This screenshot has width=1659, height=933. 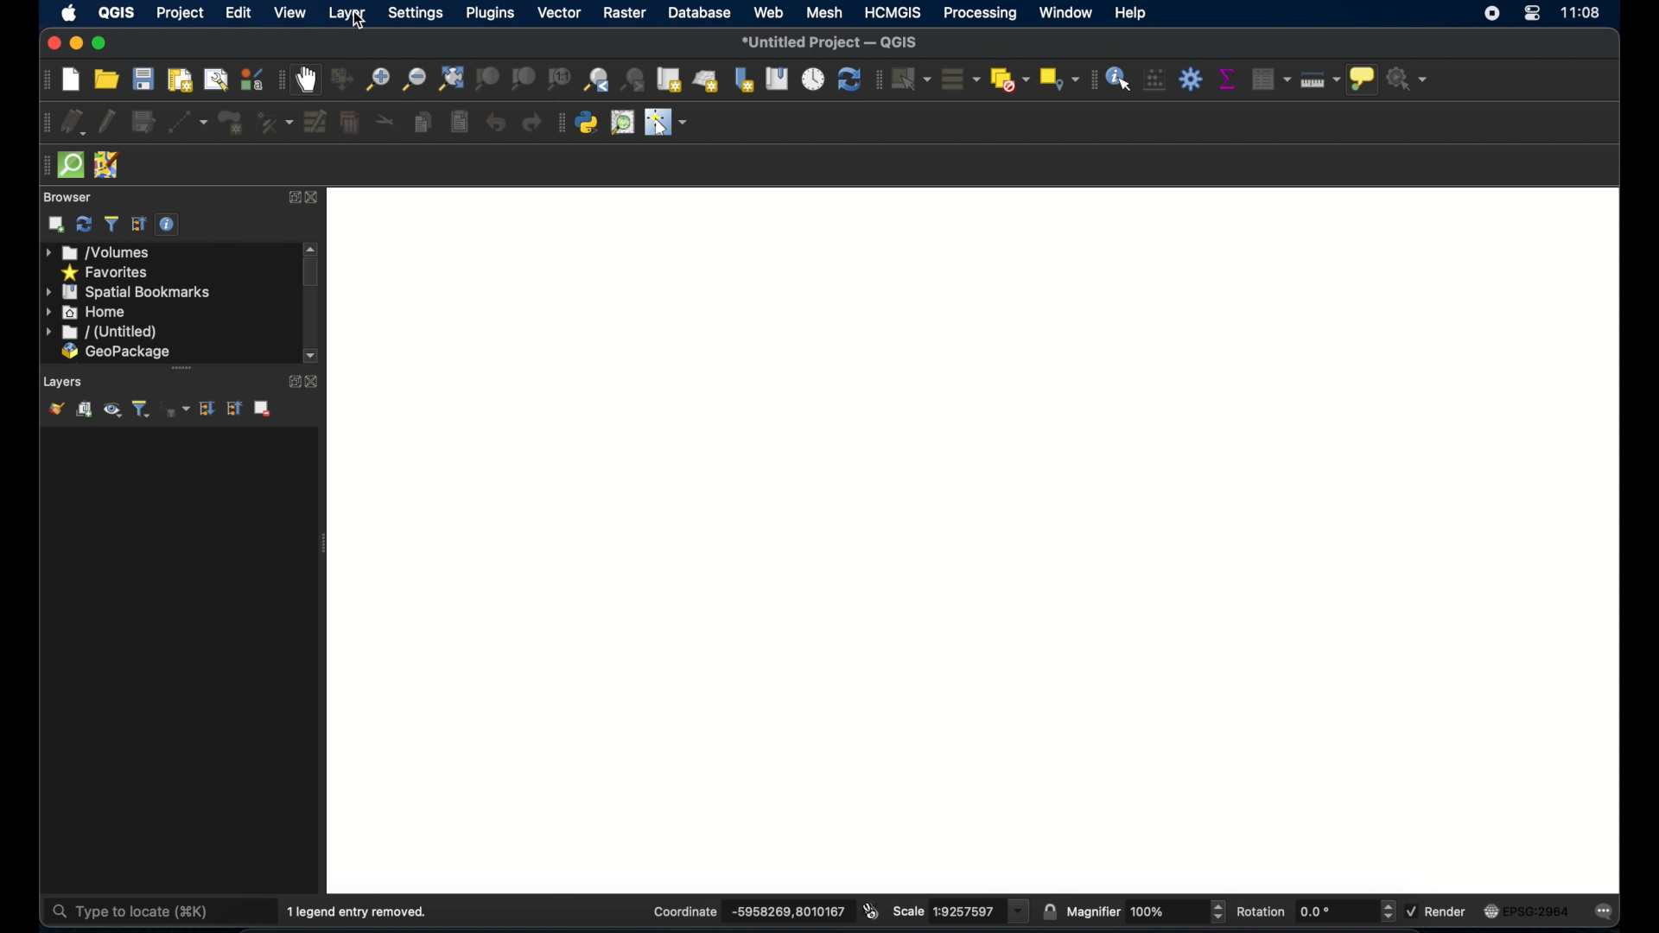 I want to click on create new project, so click(x=70, y=79).